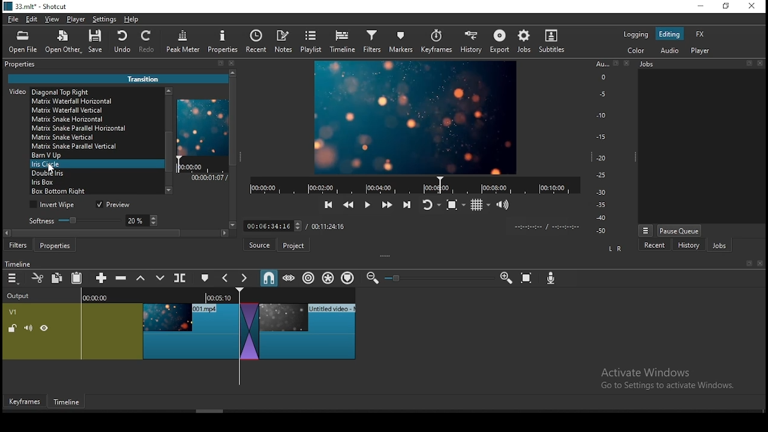  Describe the element at coordinates (13, 278) in the screenshot. I see `menu` at that location.